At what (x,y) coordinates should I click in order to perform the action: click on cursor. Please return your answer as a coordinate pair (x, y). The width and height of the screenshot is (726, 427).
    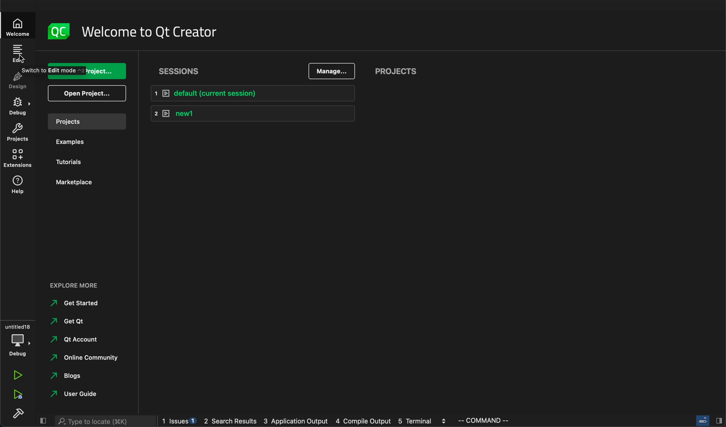
    Looking at the image, I should click on (20, 58).